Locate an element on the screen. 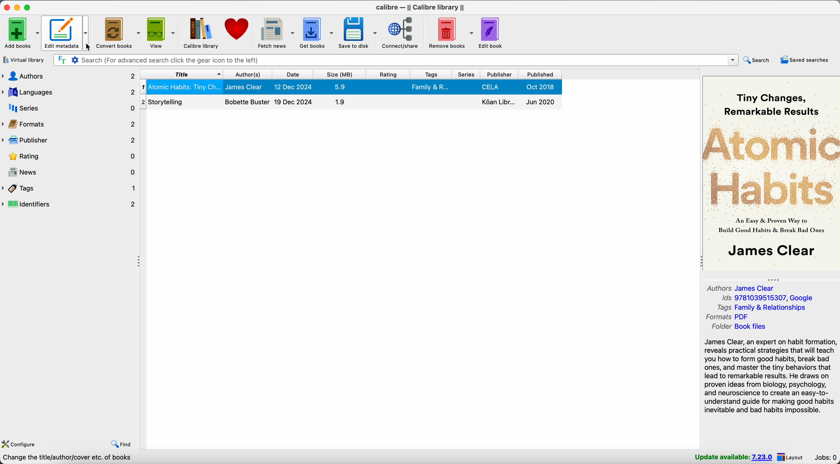 Image resolution: width=840 pixels, height=464 pixels. remove books is located at coordinates (450, 33).